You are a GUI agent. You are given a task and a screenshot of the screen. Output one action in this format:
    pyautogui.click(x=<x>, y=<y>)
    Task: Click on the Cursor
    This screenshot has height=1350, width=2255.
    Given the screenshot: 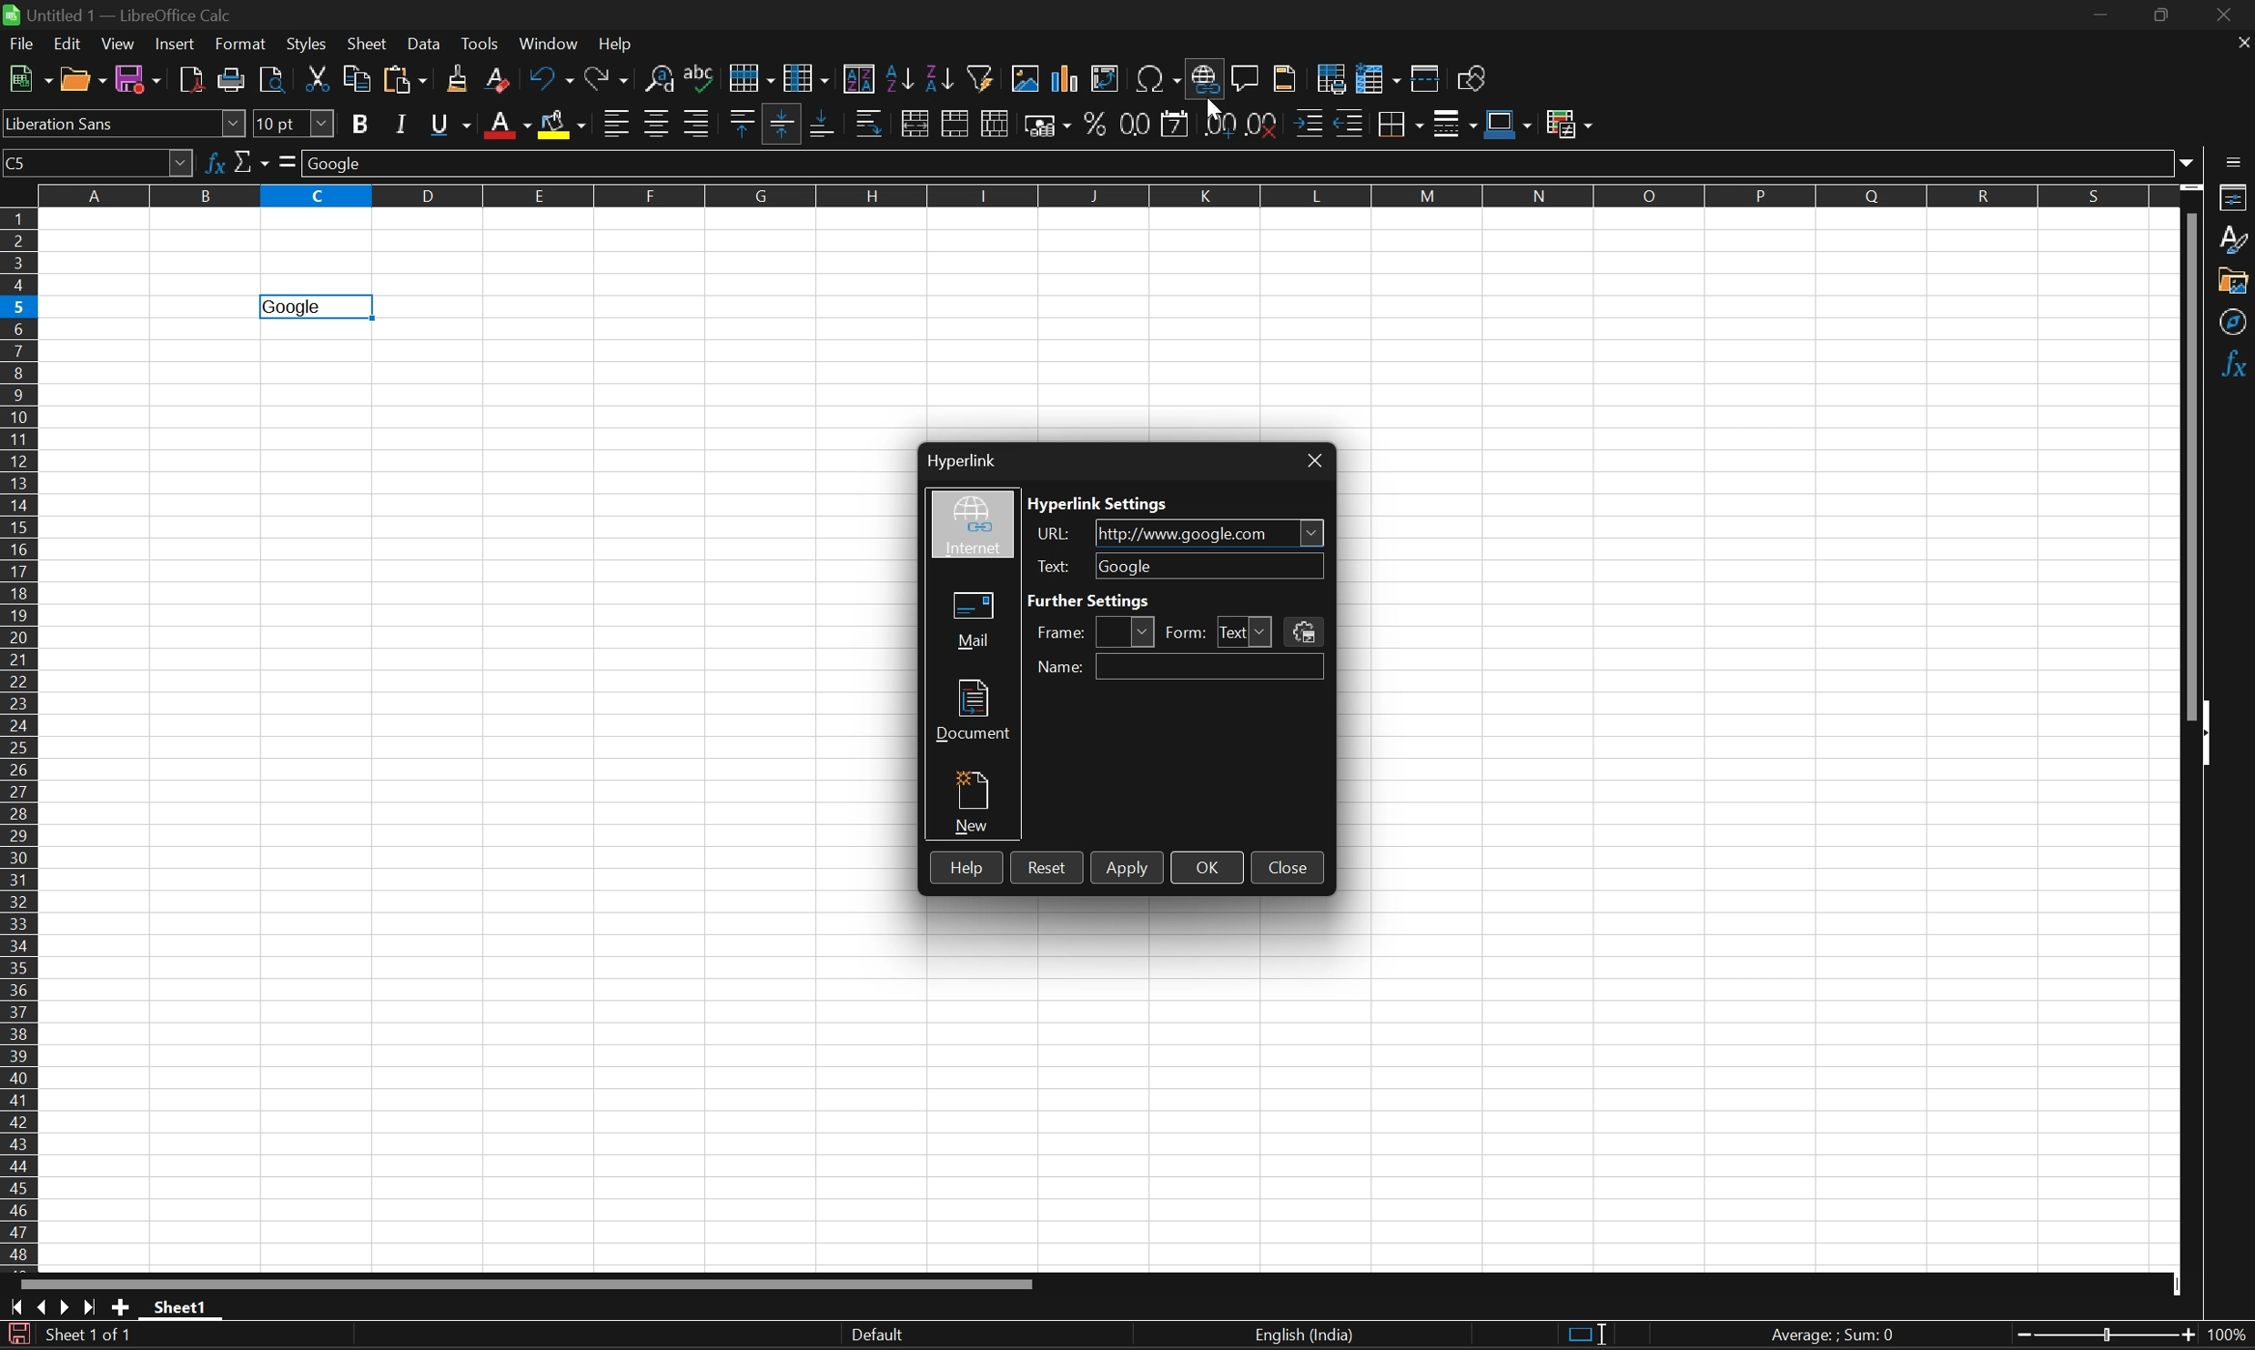 What is the action you would take?
    pyautogui.click(x=1215, y=106)
    